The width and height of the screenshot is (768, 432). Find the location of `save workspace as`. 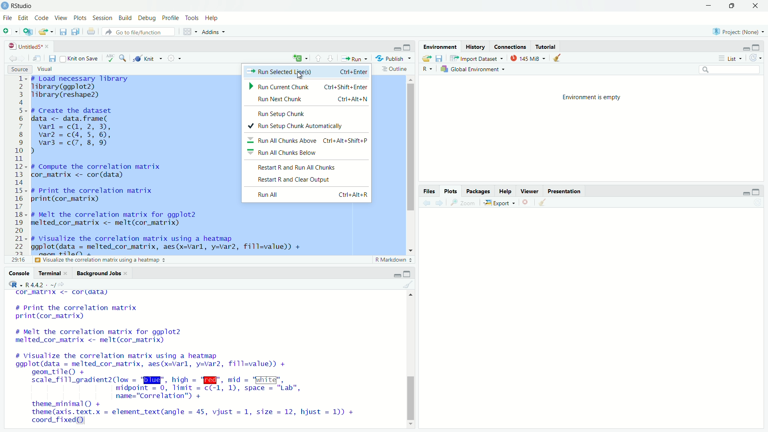

save workspace as is located at coordinates (440, 58).